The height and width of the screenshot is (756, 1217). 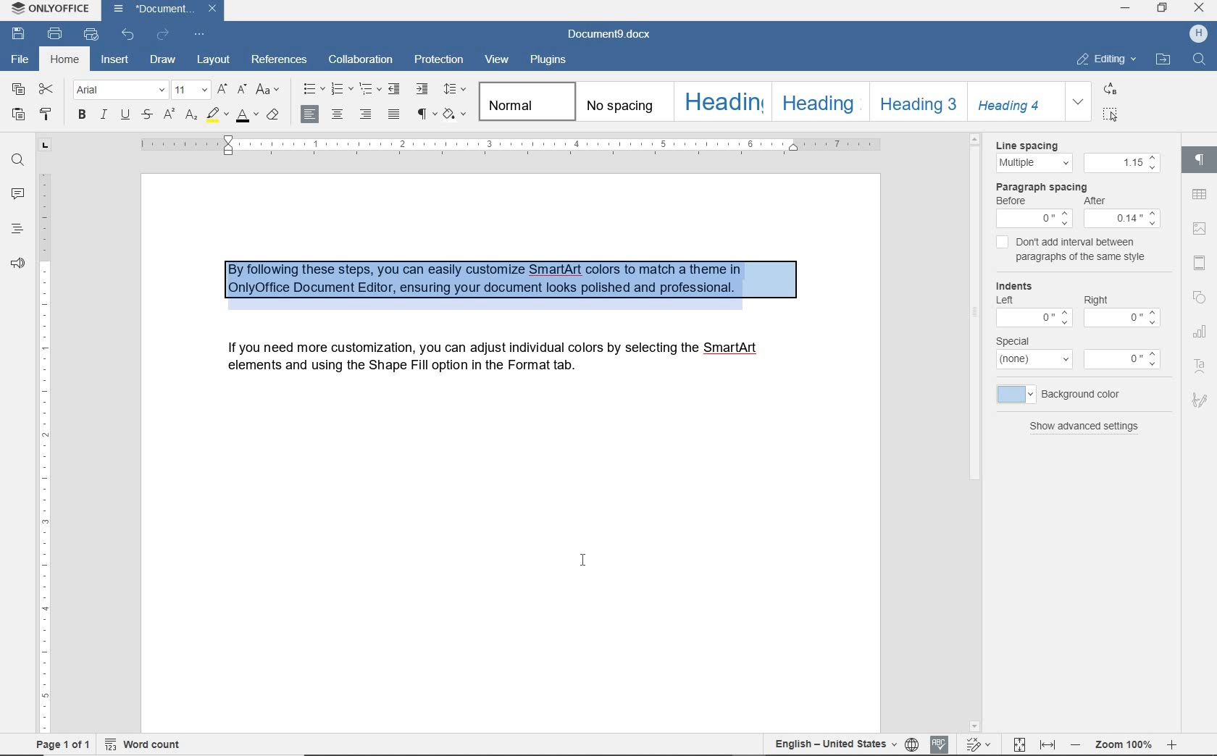 What do you see at coordinates (454, 89) in the screenshot?
I see `paragraph line spacing` at bounding box center [454, 89].